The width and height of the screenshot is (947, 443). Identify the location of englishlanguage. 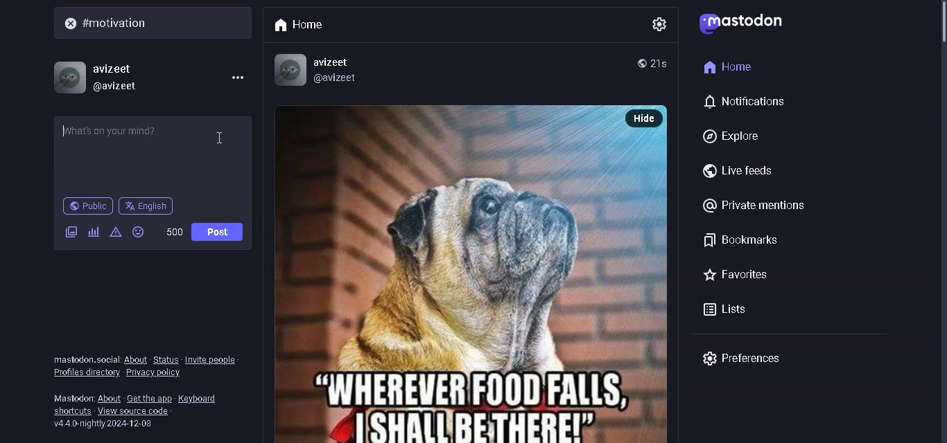
(146, 206).